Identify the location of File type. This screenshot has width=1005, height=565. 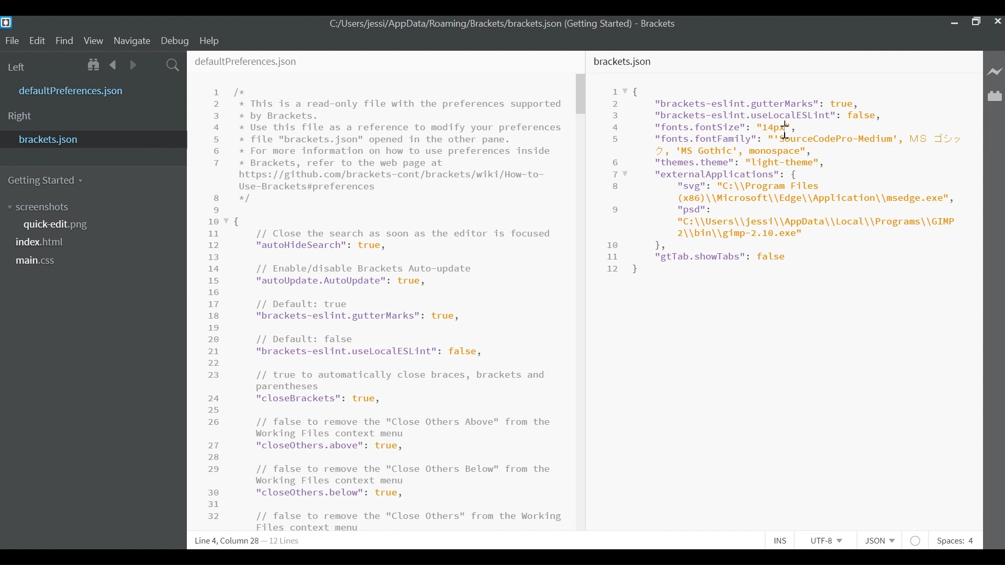
(878, 541).